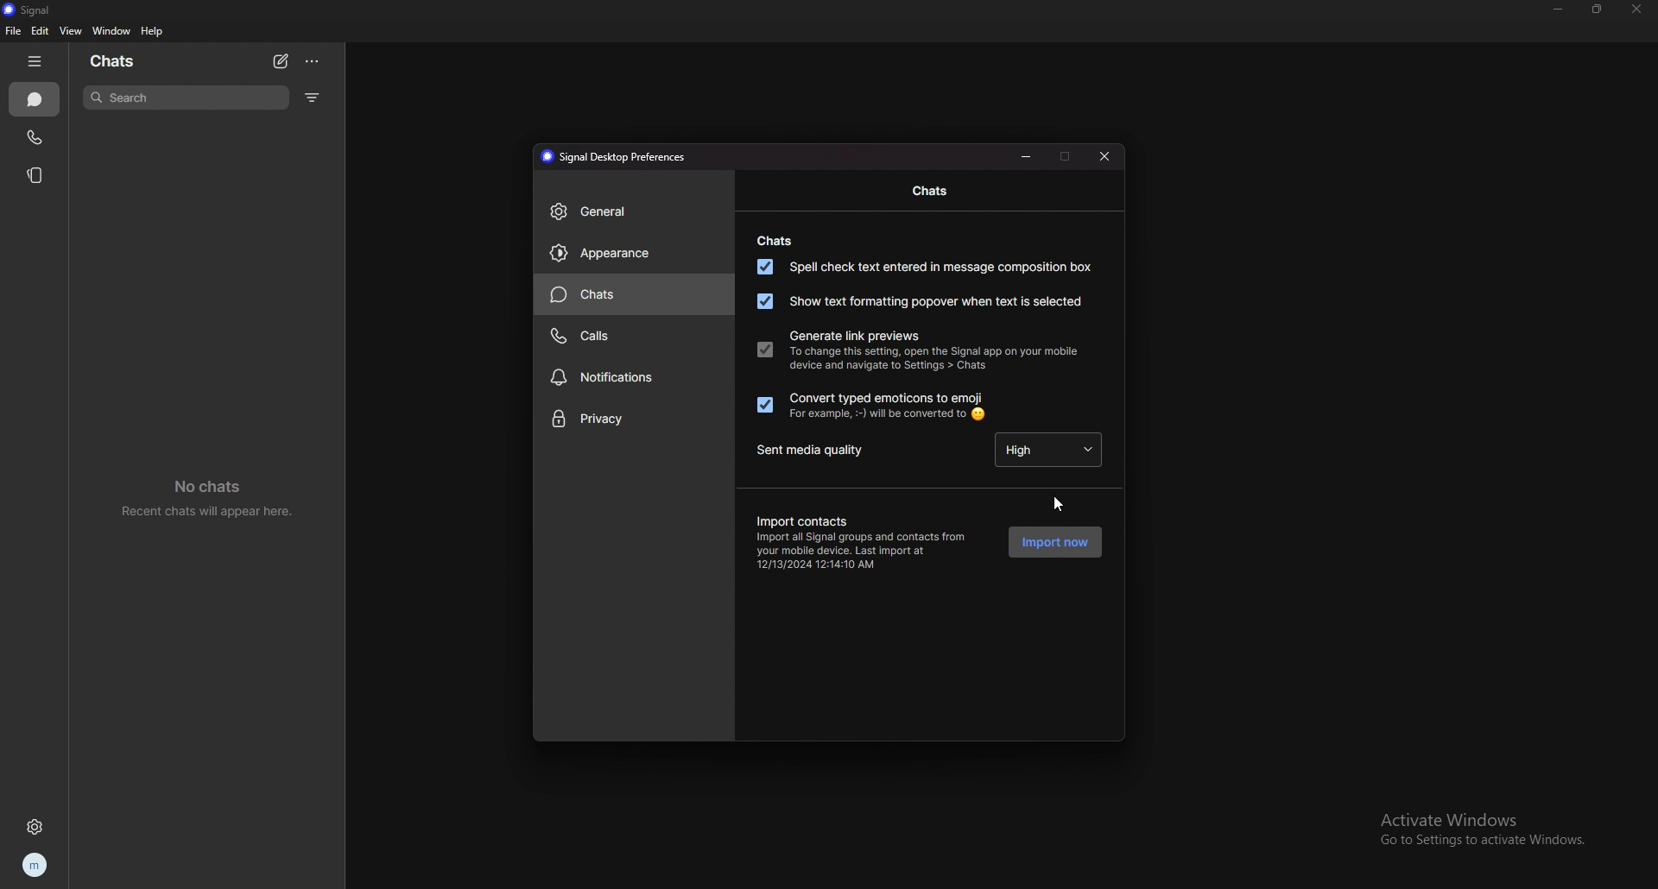 The height and width of the screenshot is (889, 1658). What do you see at coordinates (866, 552) in the screenshot?
I see `Import all Signal groups and contacts from
your mobile device. Last import at
12/13/2024 12:14:10 AM` at bounding box center [866, 552].